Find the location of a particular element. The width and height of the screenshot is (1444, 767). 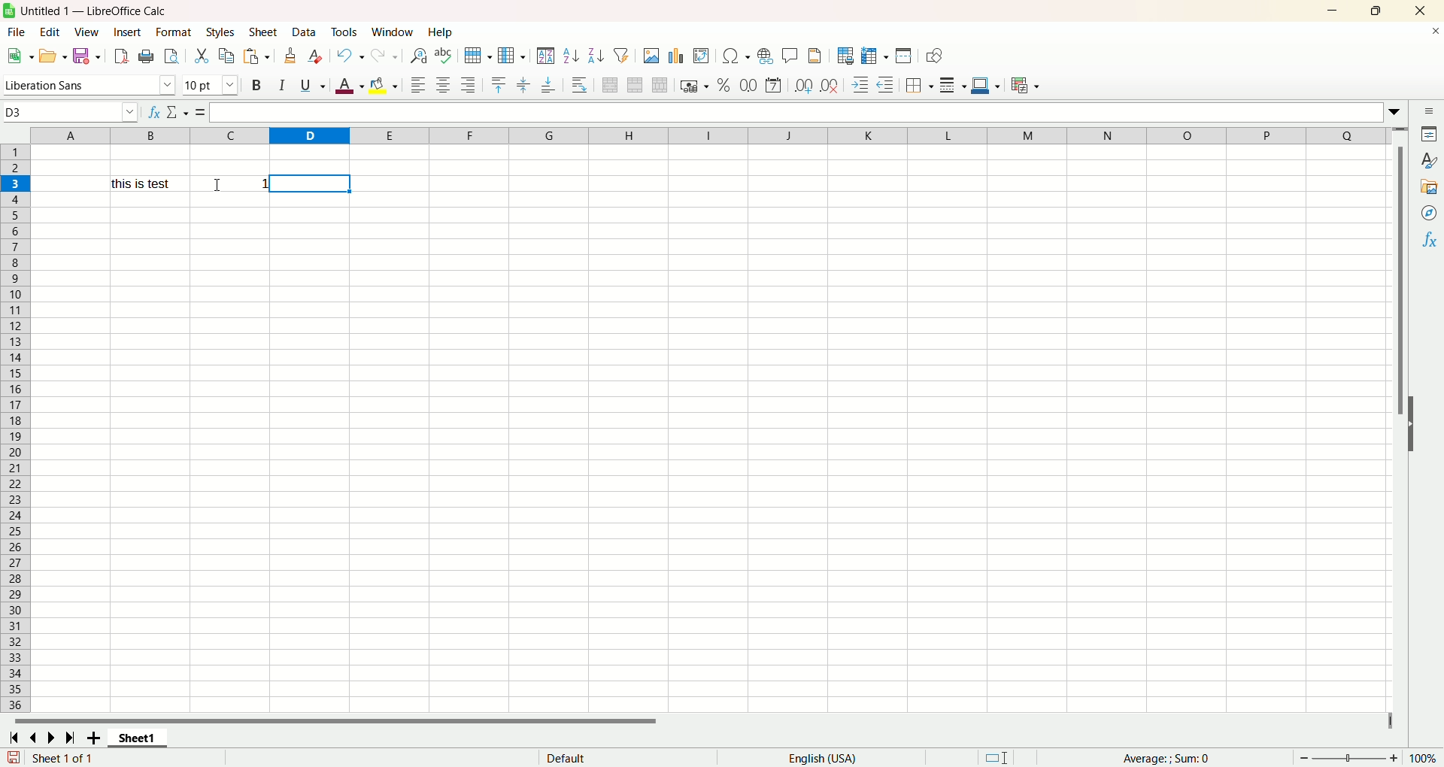

format as currency is located at coordinates (694, 84).